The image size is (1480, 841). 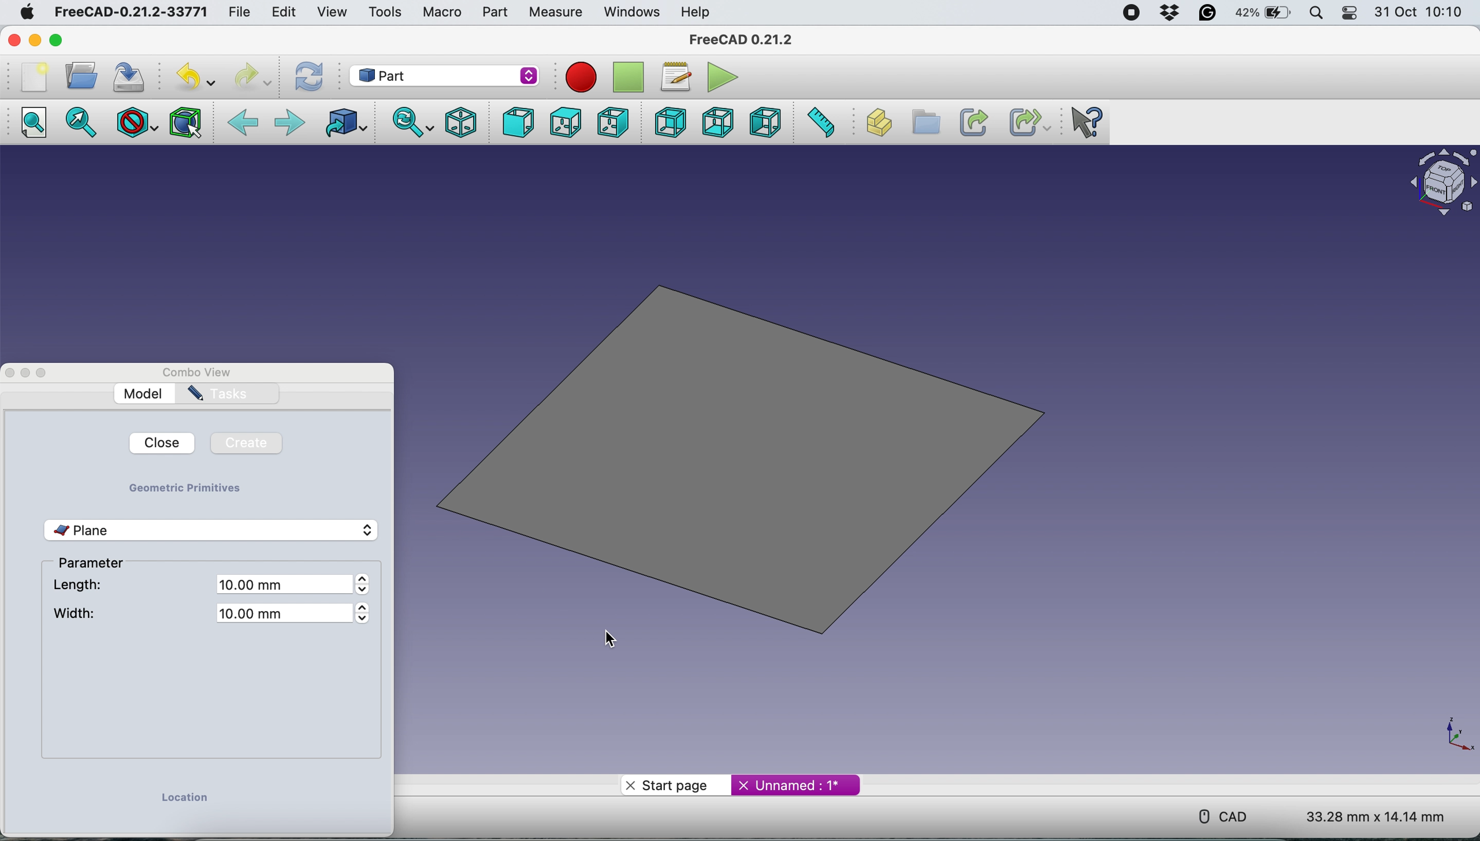 What do you see at coordinates (555, 12) in the screenshot?
I see `Measure` at bounding box center [555, 12].